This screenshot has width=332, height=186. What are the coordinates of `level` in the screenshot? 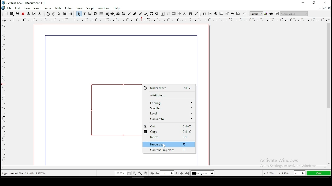 It's located at (169, 113).